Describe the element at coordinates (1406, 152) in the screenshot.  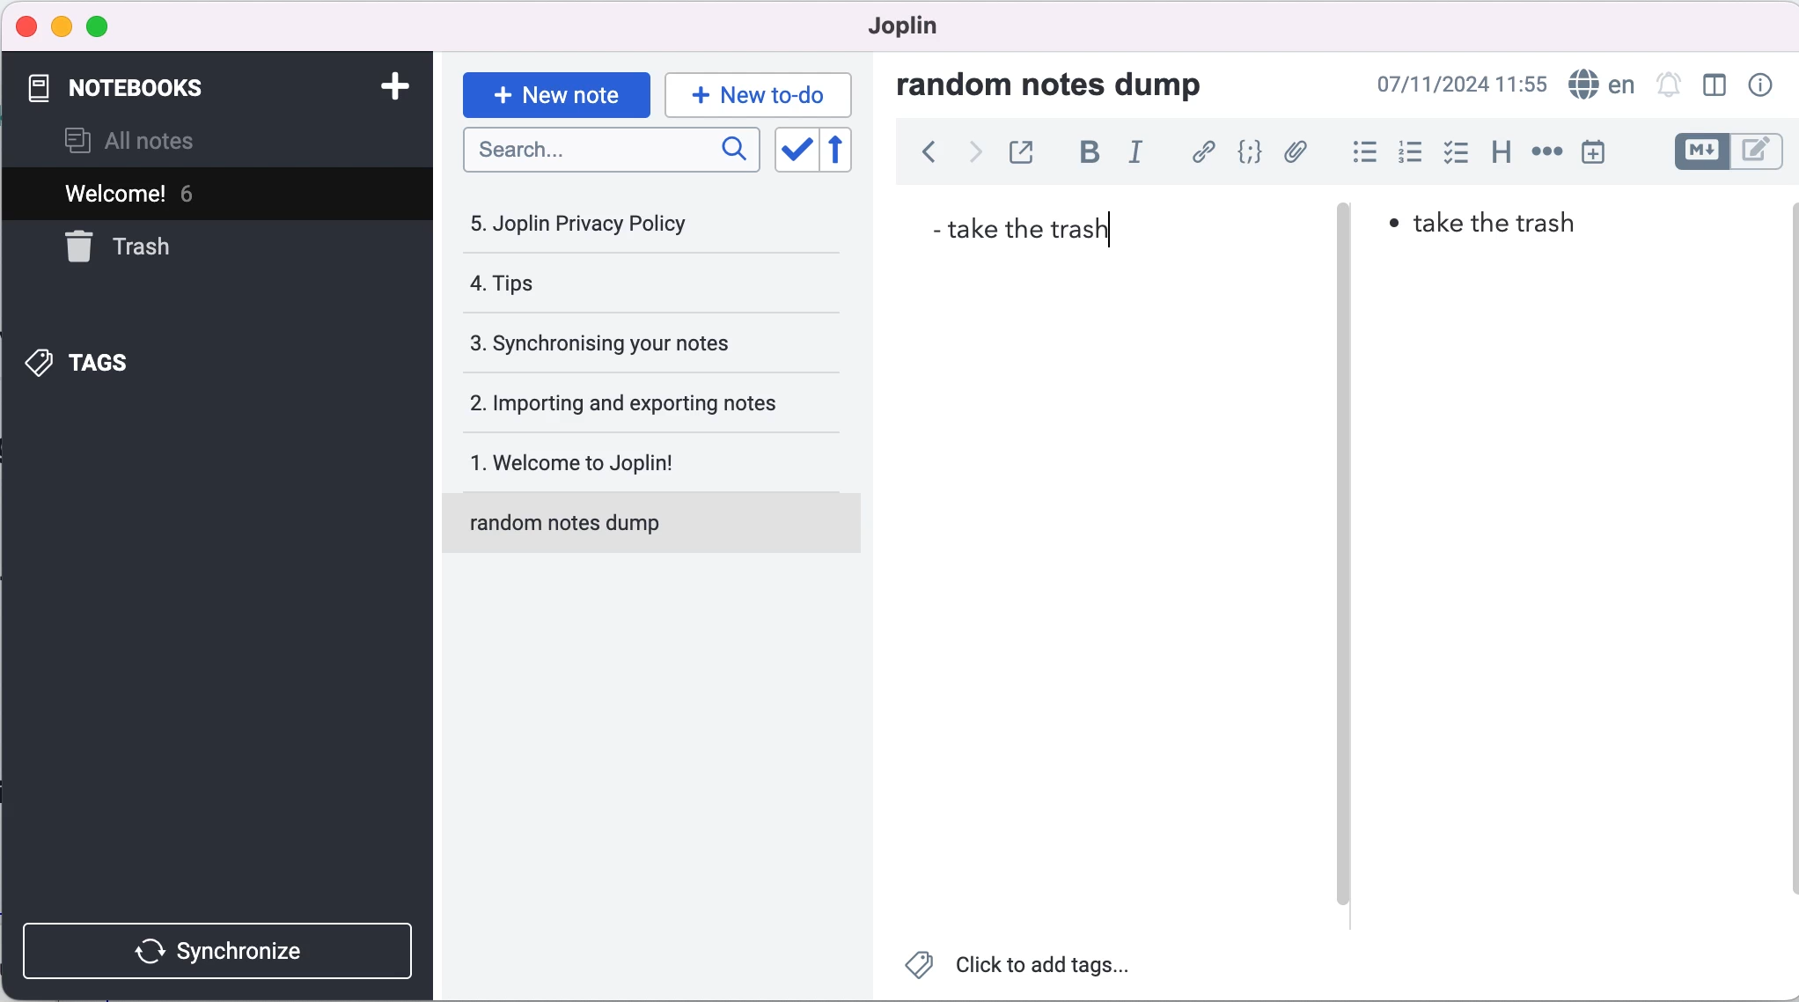
I see `numbered list` at that location.